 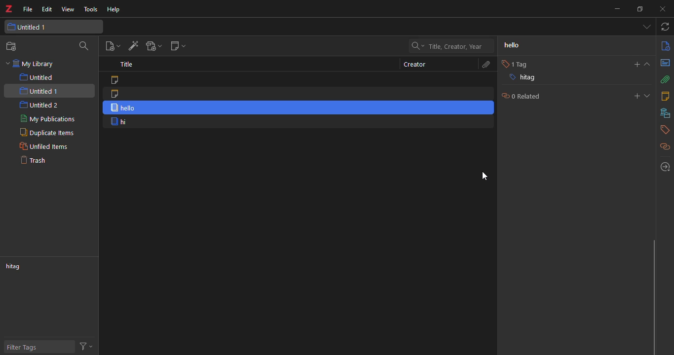 I want to click on add attach, so click(x=154, y=46).